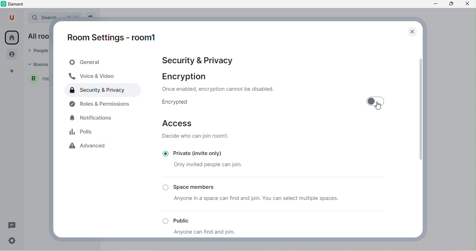 The width and height of the screenshot is (476, 251). What do you see at coordinates (180, 123) in the screenshot?
I see `access` at bounding box center [180, 123].